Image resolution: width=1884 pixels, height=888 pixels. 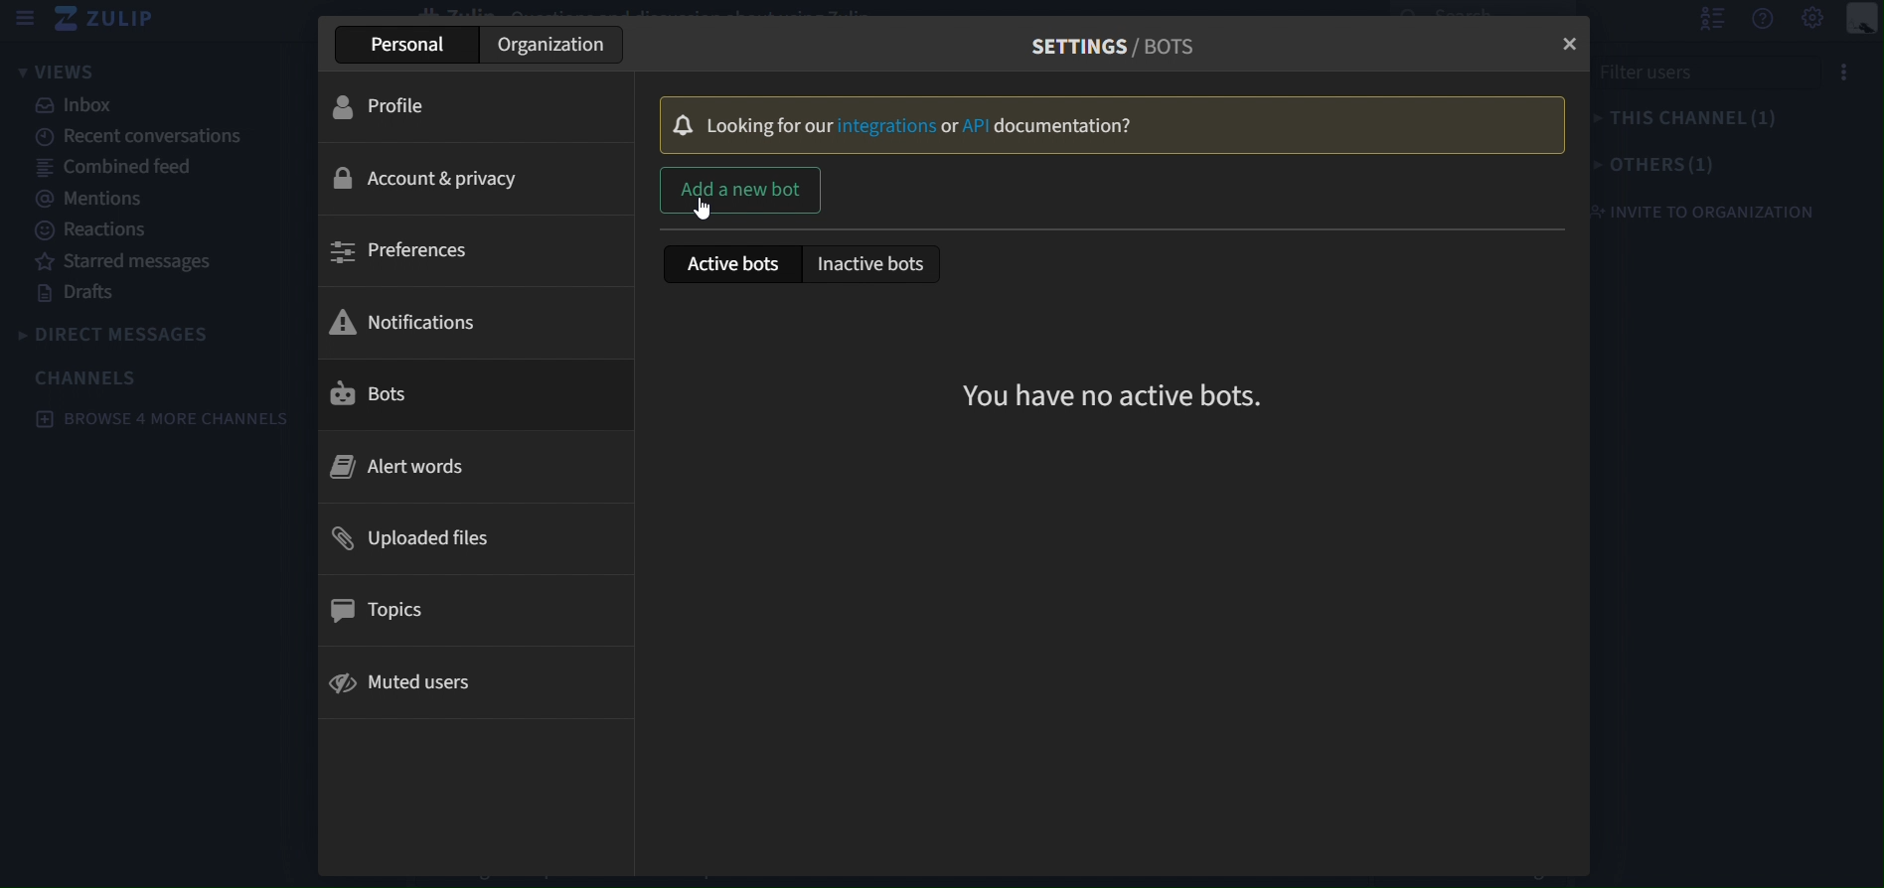 What do you see at coordinates (407, 45) in the screenshot?
I see `personal` at bounding box center [407, 45].